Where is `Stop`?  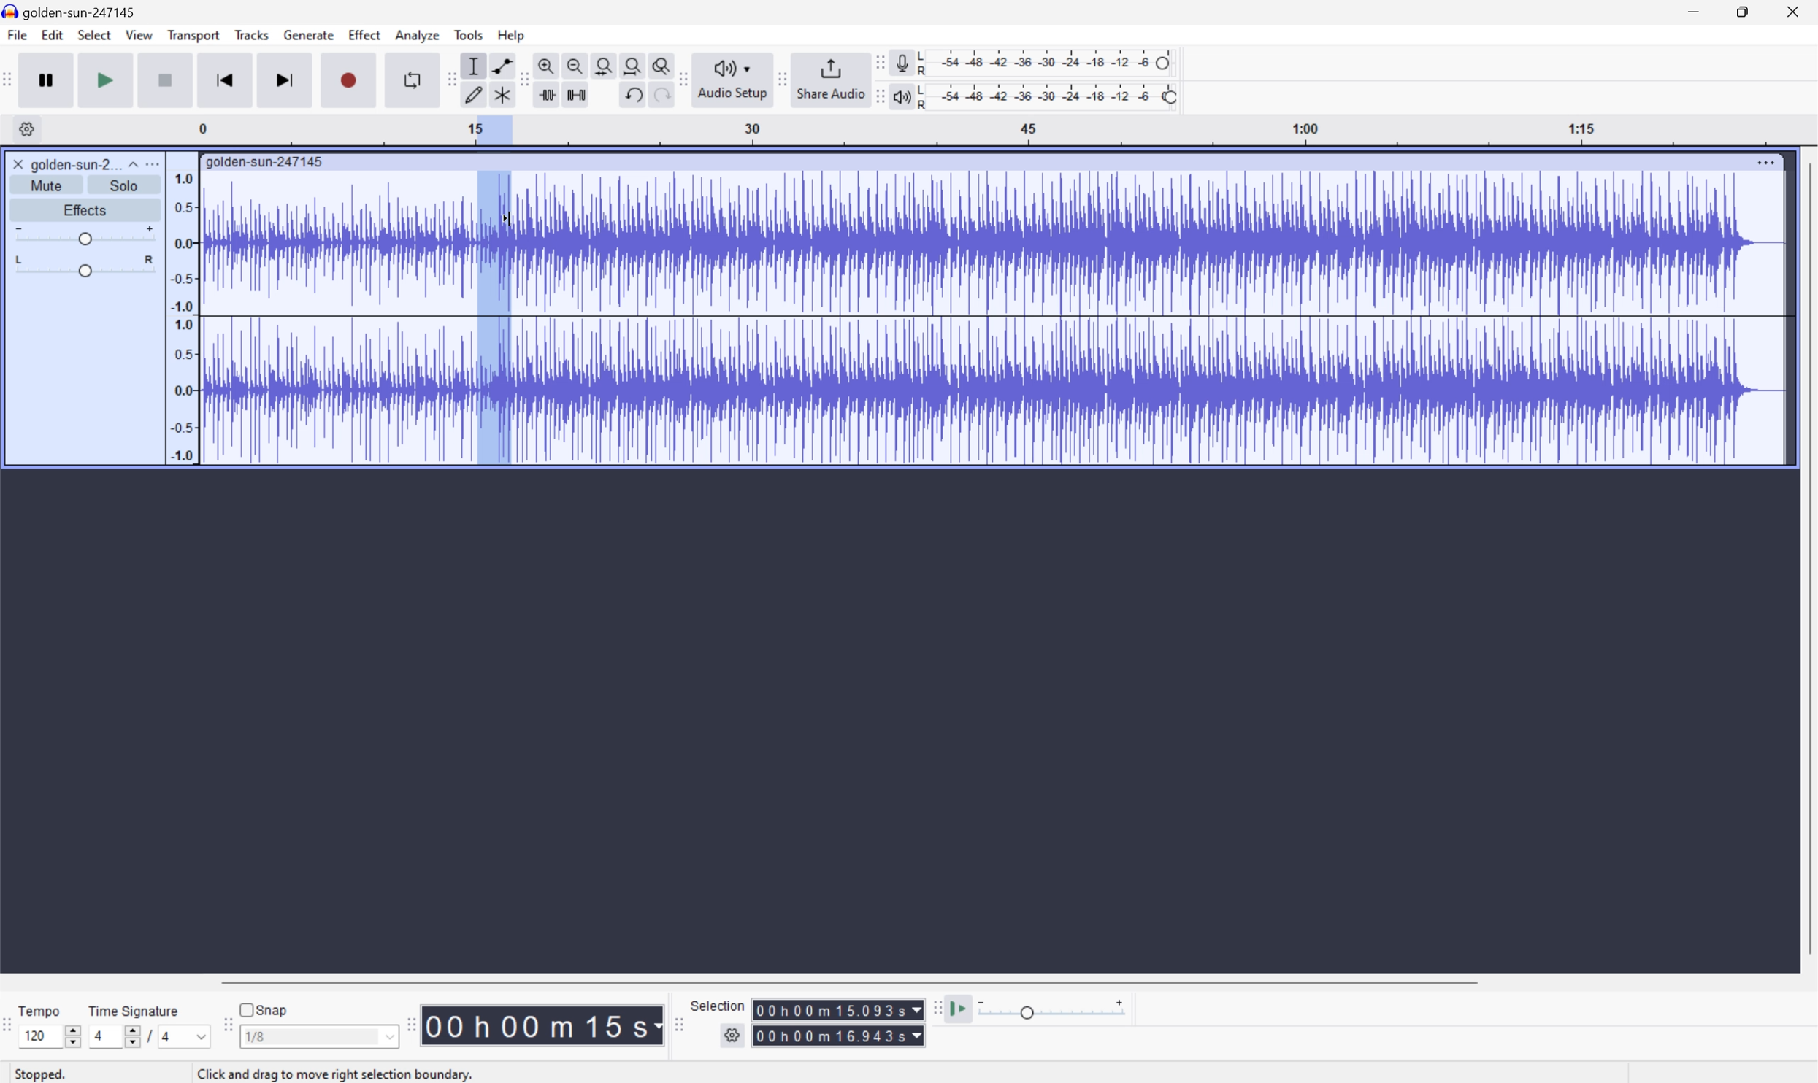 Stop is located at coordinates (167, 82).